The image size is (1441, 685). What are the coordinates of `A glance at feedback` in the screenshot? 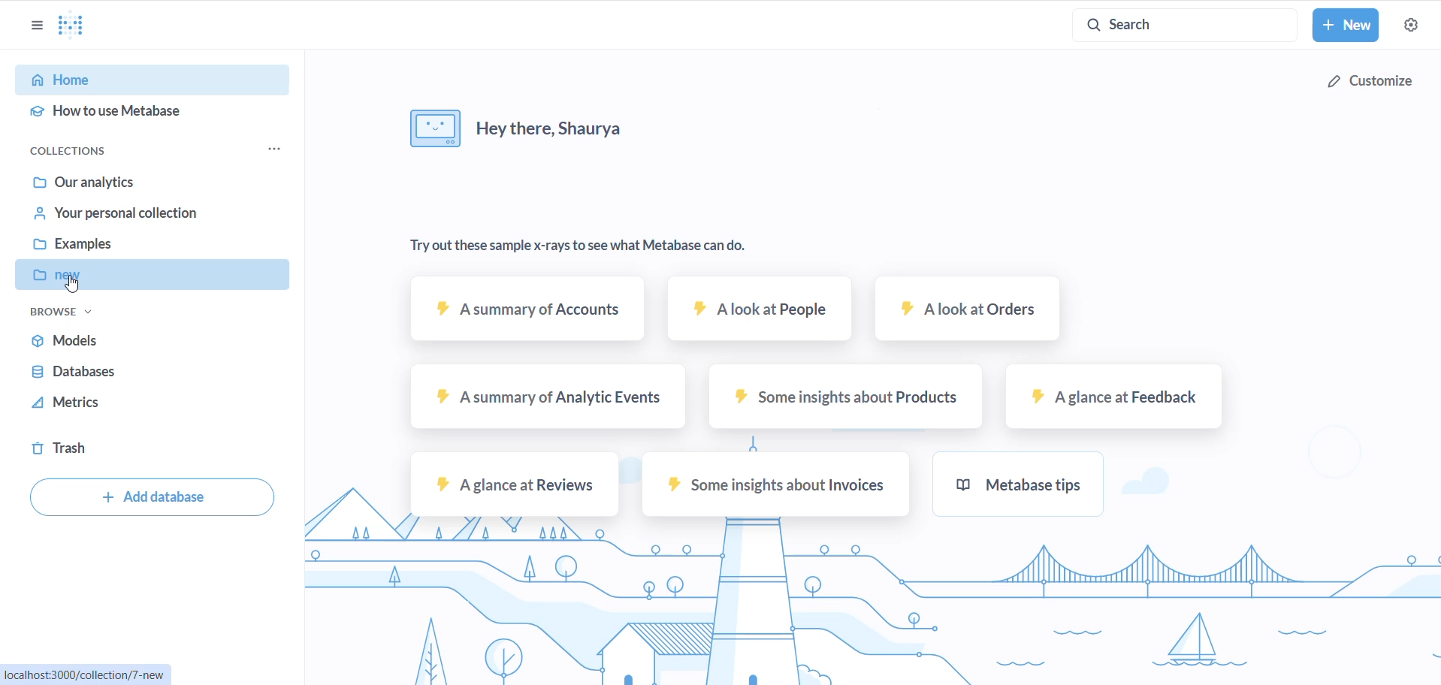 It's located at (1112, 402).